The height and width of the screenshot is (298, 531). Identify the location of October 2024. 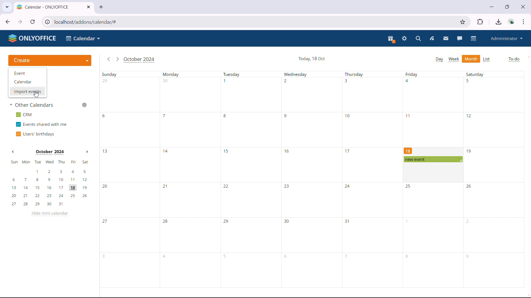
(140, 60).